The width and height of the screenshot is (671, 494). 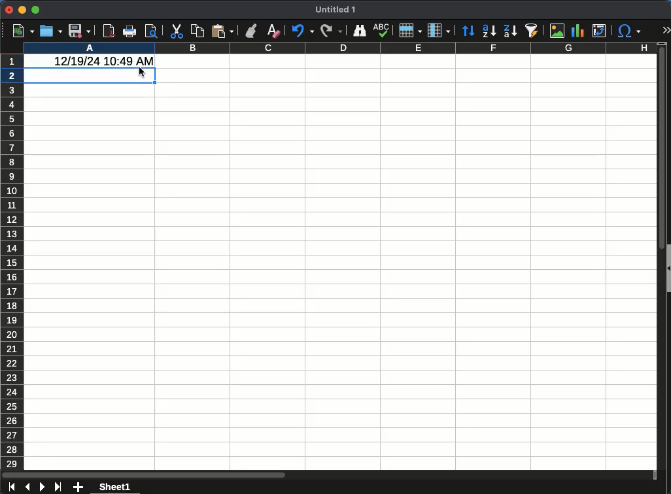 What do you see at coordinates (101, 61) in the screenshot?
I see `12/19/24 10:49 AM` at bounding box center [101, 61].